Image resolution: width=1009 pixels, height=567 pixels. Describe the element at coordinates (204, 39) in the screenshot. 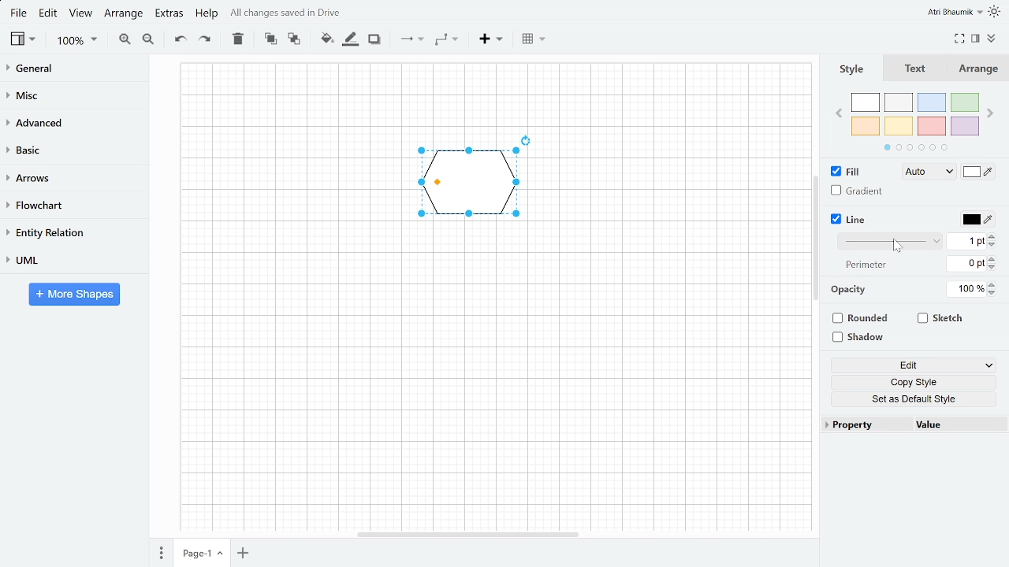

I see `Redo` at that location.